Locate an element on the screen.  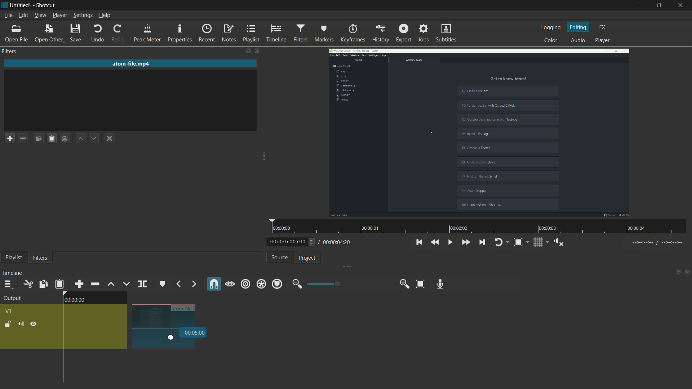
show volume control is located at coordinates (559, 242).